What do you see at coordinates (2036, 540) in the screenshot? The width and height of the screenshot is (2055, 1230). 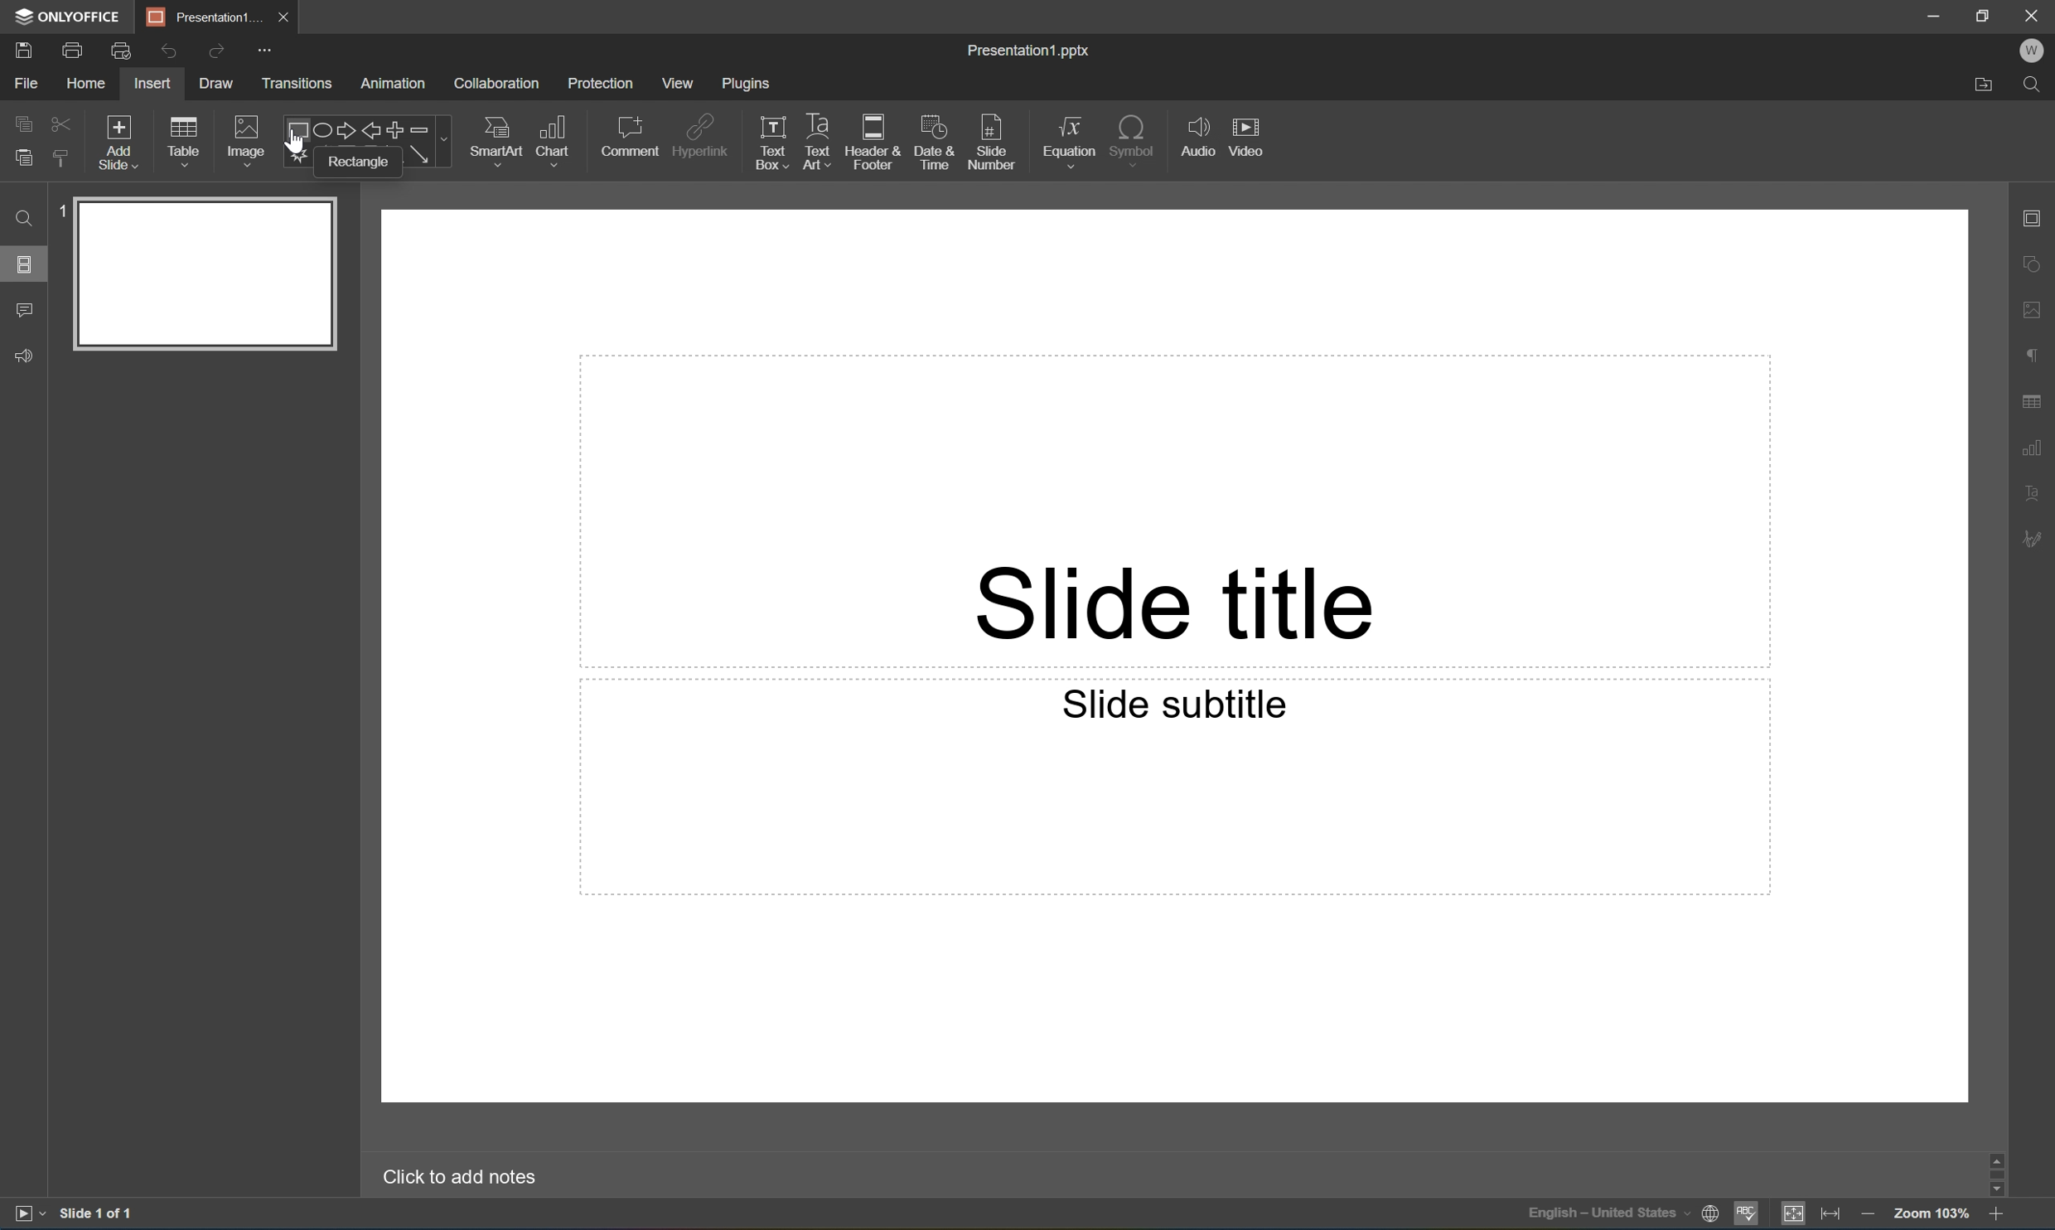 I see `Signature settings` at bounding box center [2036, 540].